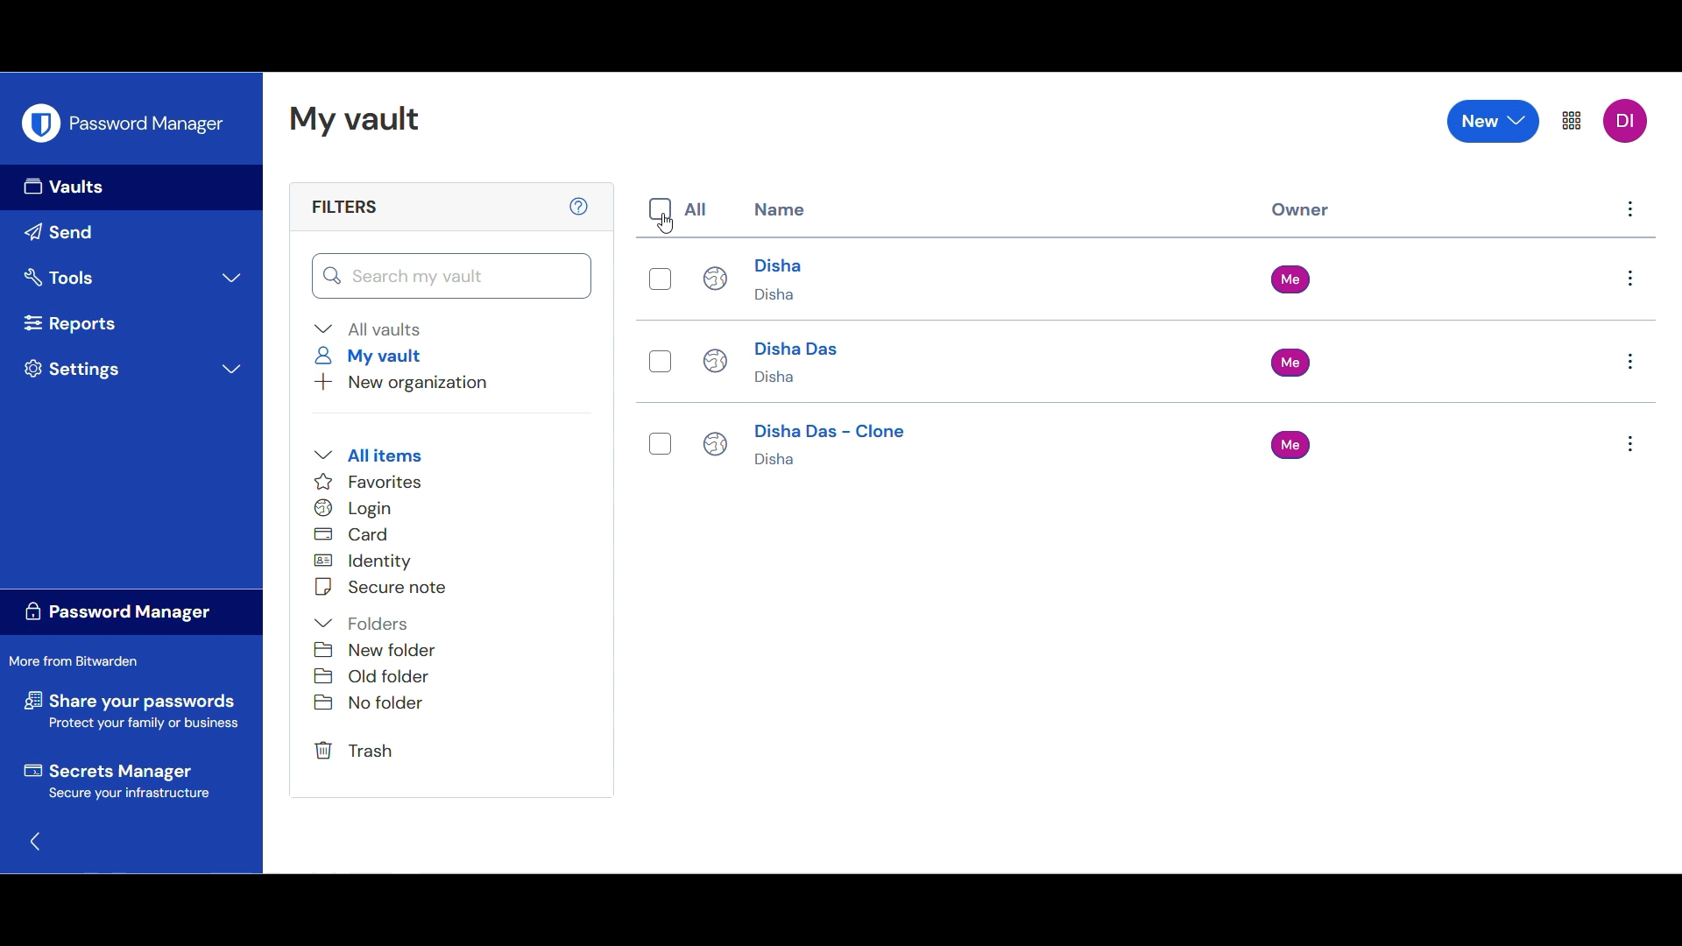 The image size is (1682, 946). What do you see at coordinates (806, 448) in the screenshot?
I see `Disha Das - Clone       Disha` at bounding box center [806, 448].